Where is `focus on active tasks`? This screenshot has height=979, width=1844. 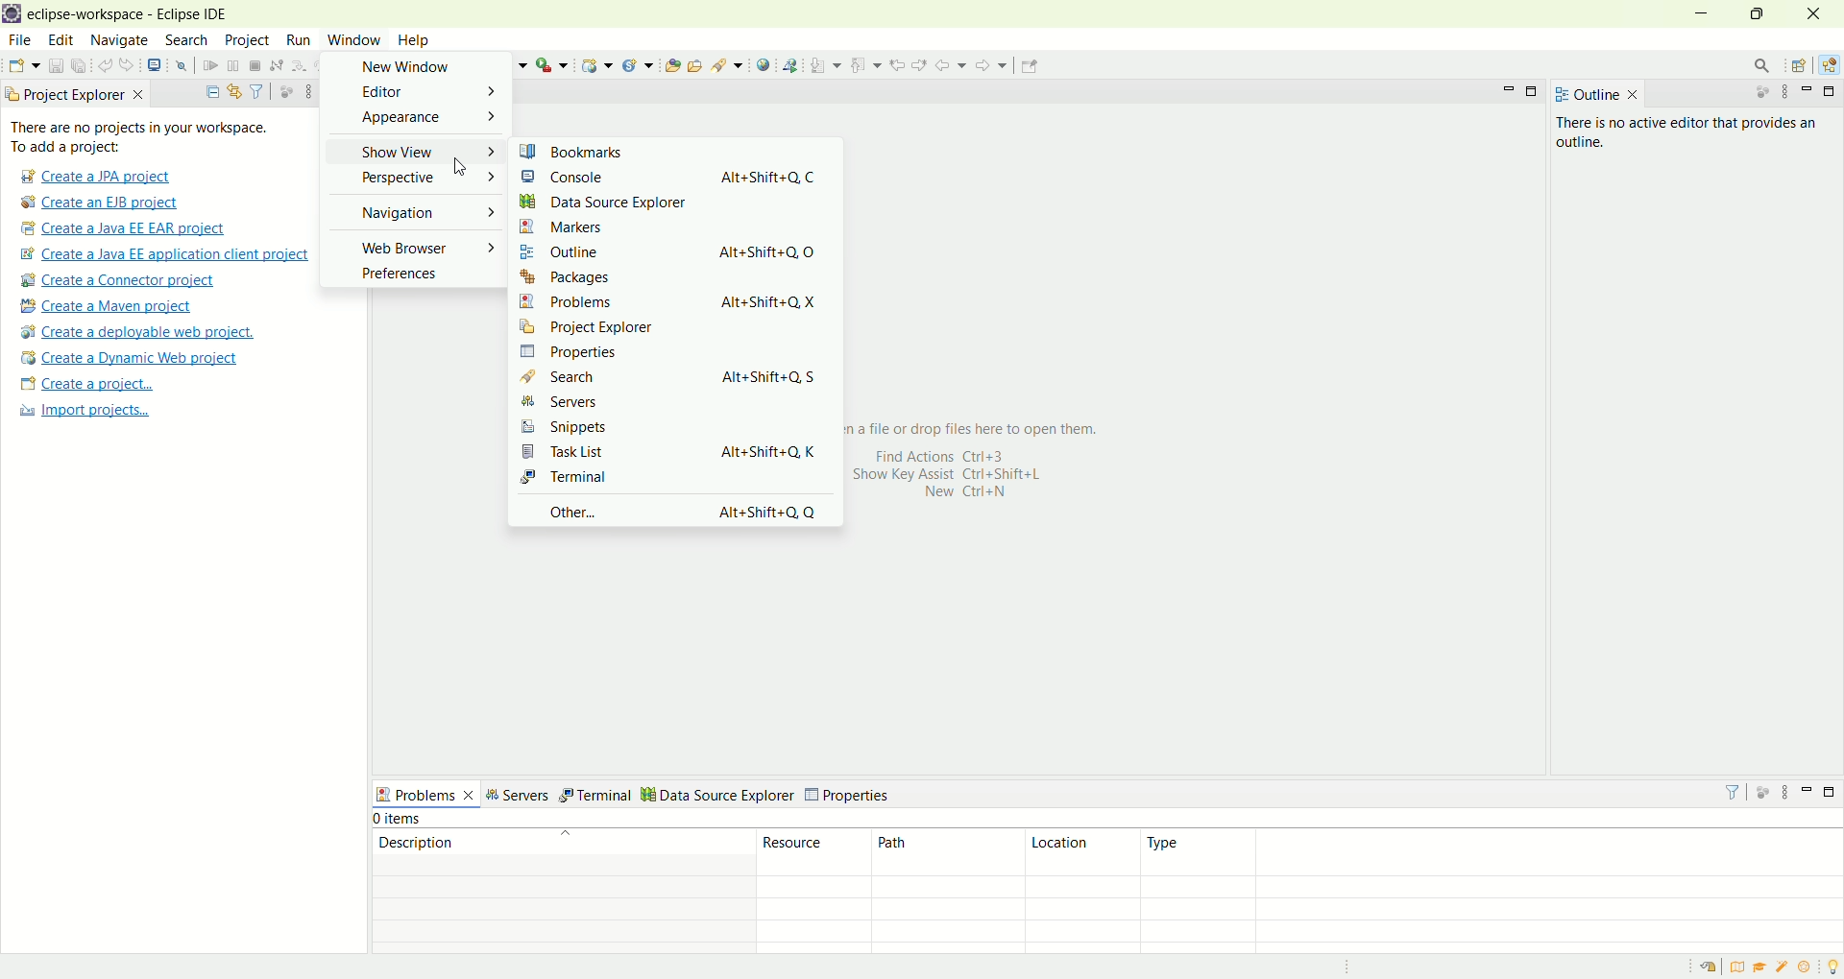
focus on active tasks is located at coordinates (282, 91).